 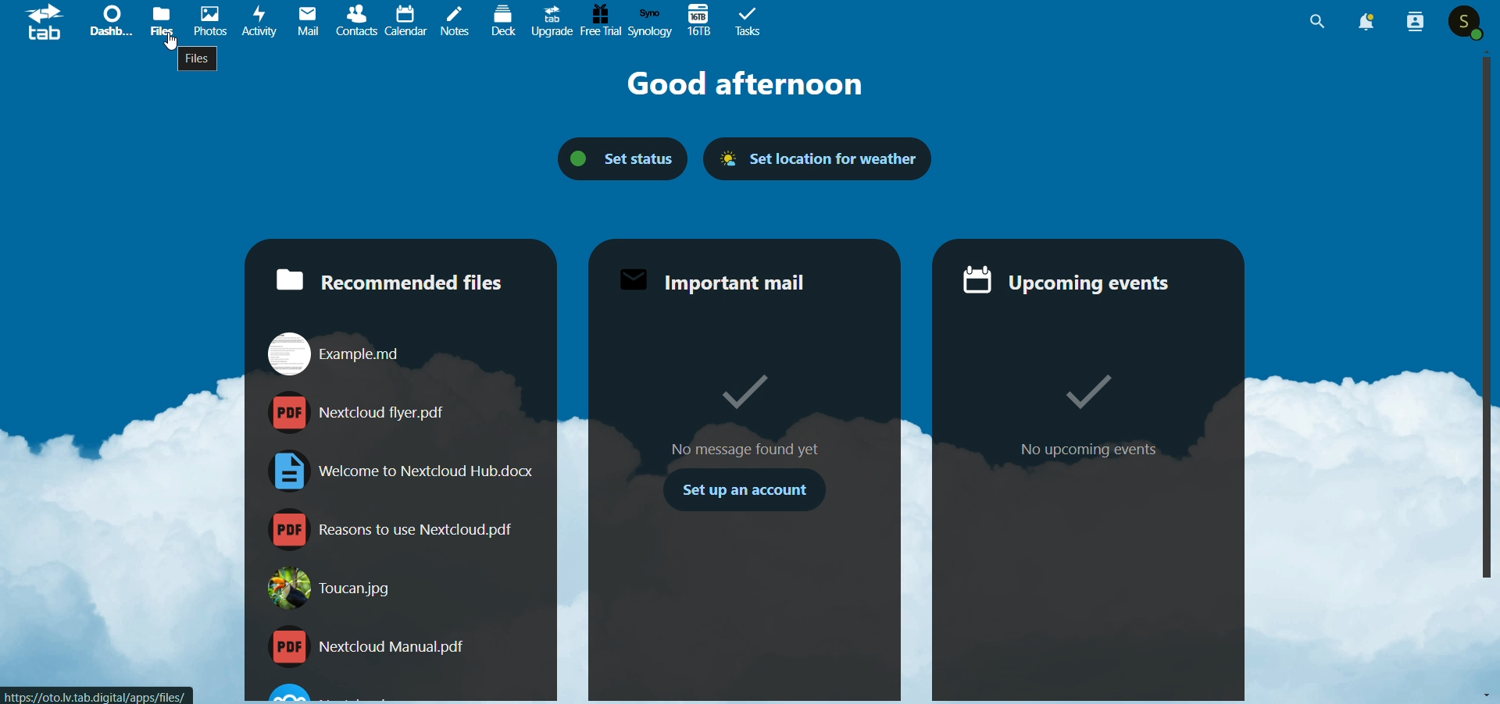 What do you see at coordinates (388, 528) in the screenshot?
I see `reasons to use` at bounding box center [388, 528].